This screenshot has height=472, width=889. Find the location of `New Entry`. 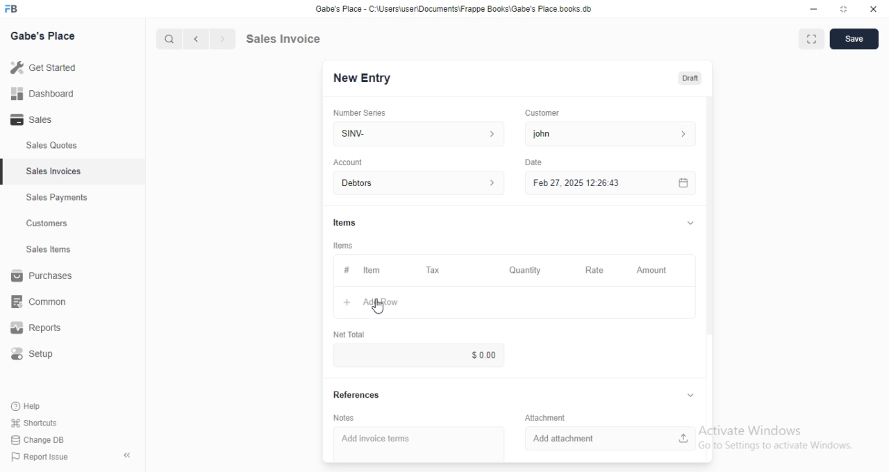

New Entry is located at coordinates (363, 78).